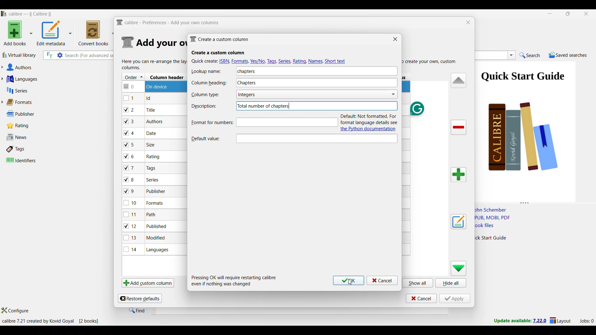  Describe the element at coordinates (129, 86) in the screenshot. I see `checkbox - 0` at that location.